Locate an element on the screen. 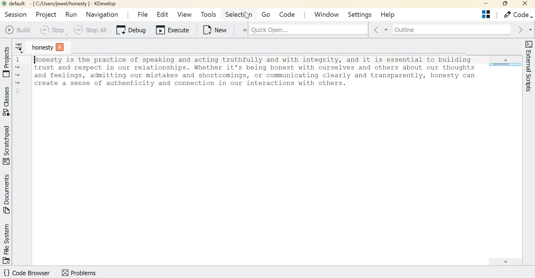 The height and width of the screenshot is (278, 535). Go back in context history is located at coordinates (377, 30).